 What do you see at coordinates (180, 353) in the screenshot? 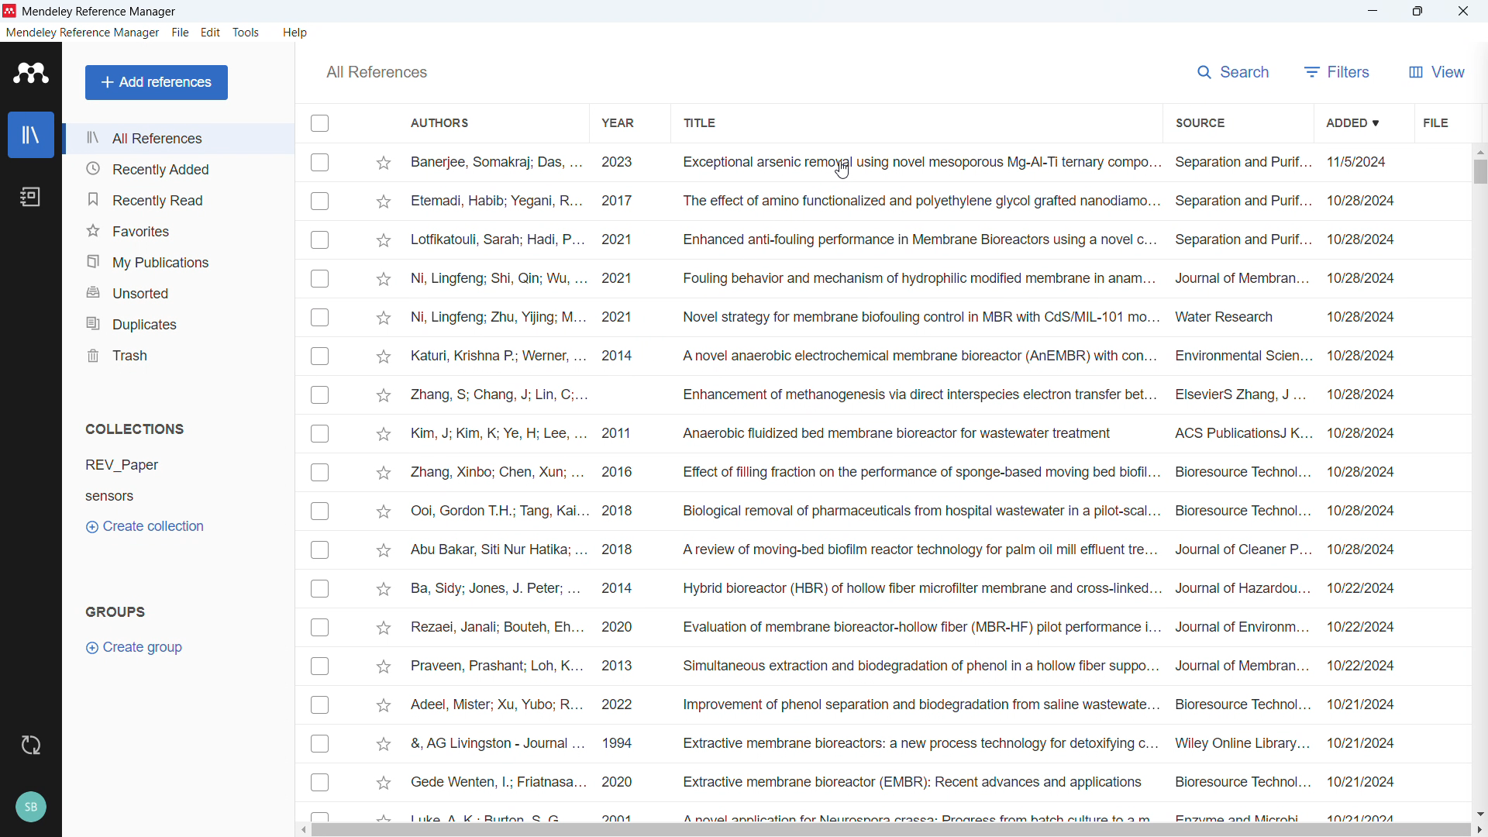
I see `trash` at bounding box center [180, 353].